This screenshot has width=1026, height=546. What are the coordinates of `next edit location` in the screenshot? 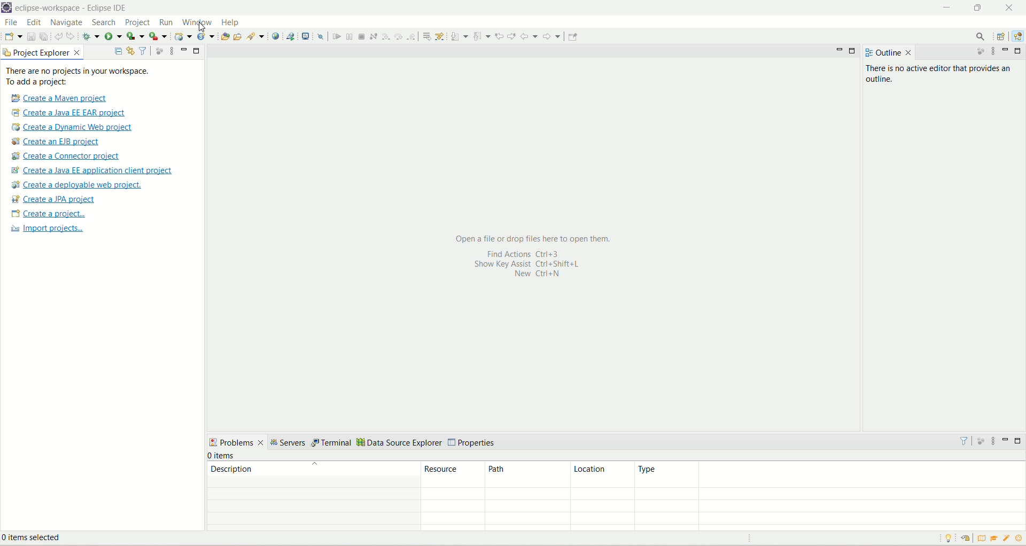 It's located at (511, 35).